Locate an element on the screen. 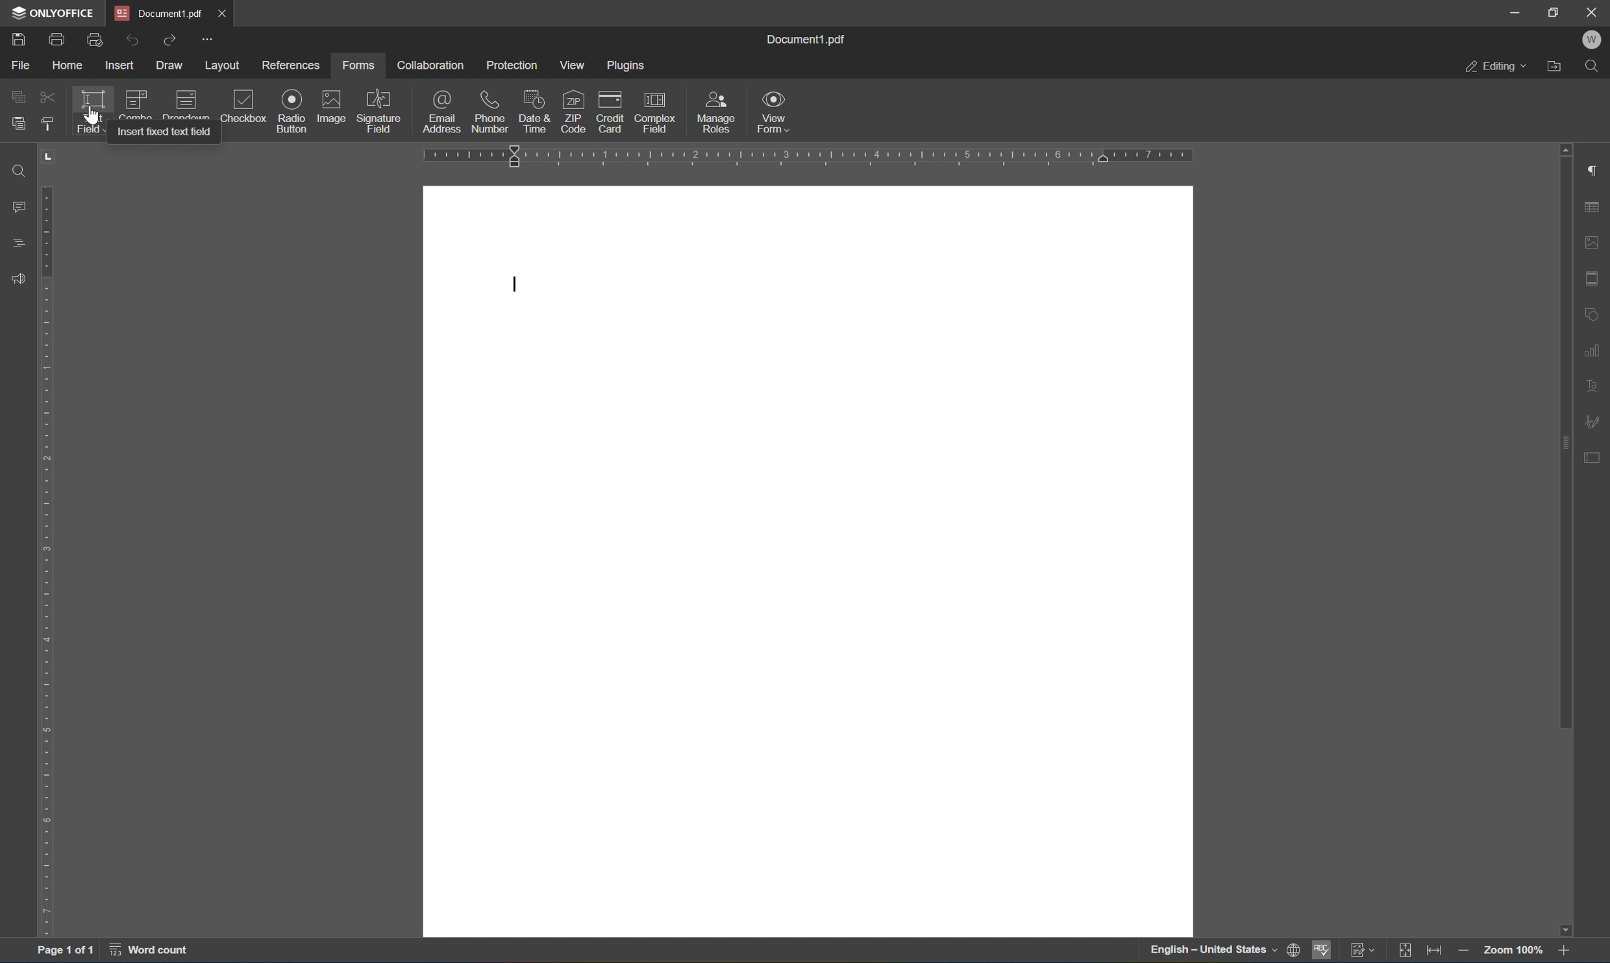 This screenshot has height=963, width=1610. signature field is located at coordinates (382, 113).